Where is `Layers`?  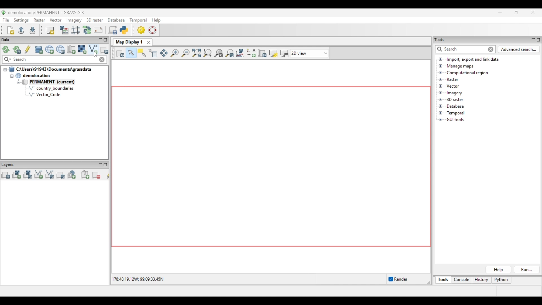 Layers is located at coordinates (9, 164).